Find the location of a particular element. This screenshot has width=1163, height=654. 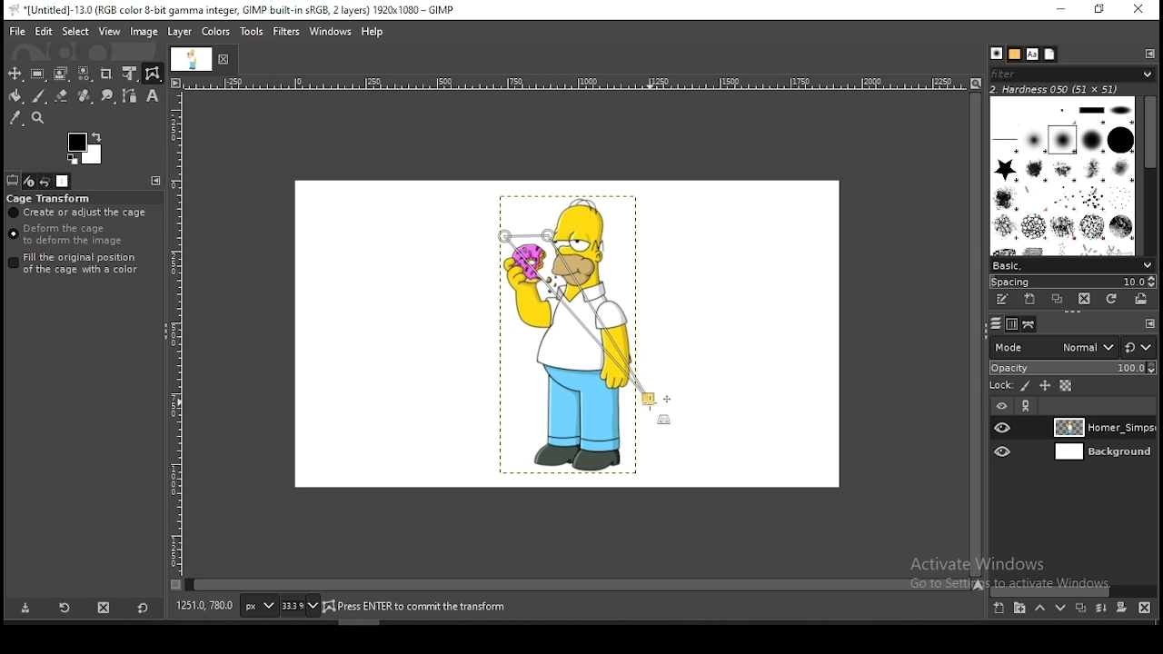

move layer one step down is located at coordinates (1061, 609).